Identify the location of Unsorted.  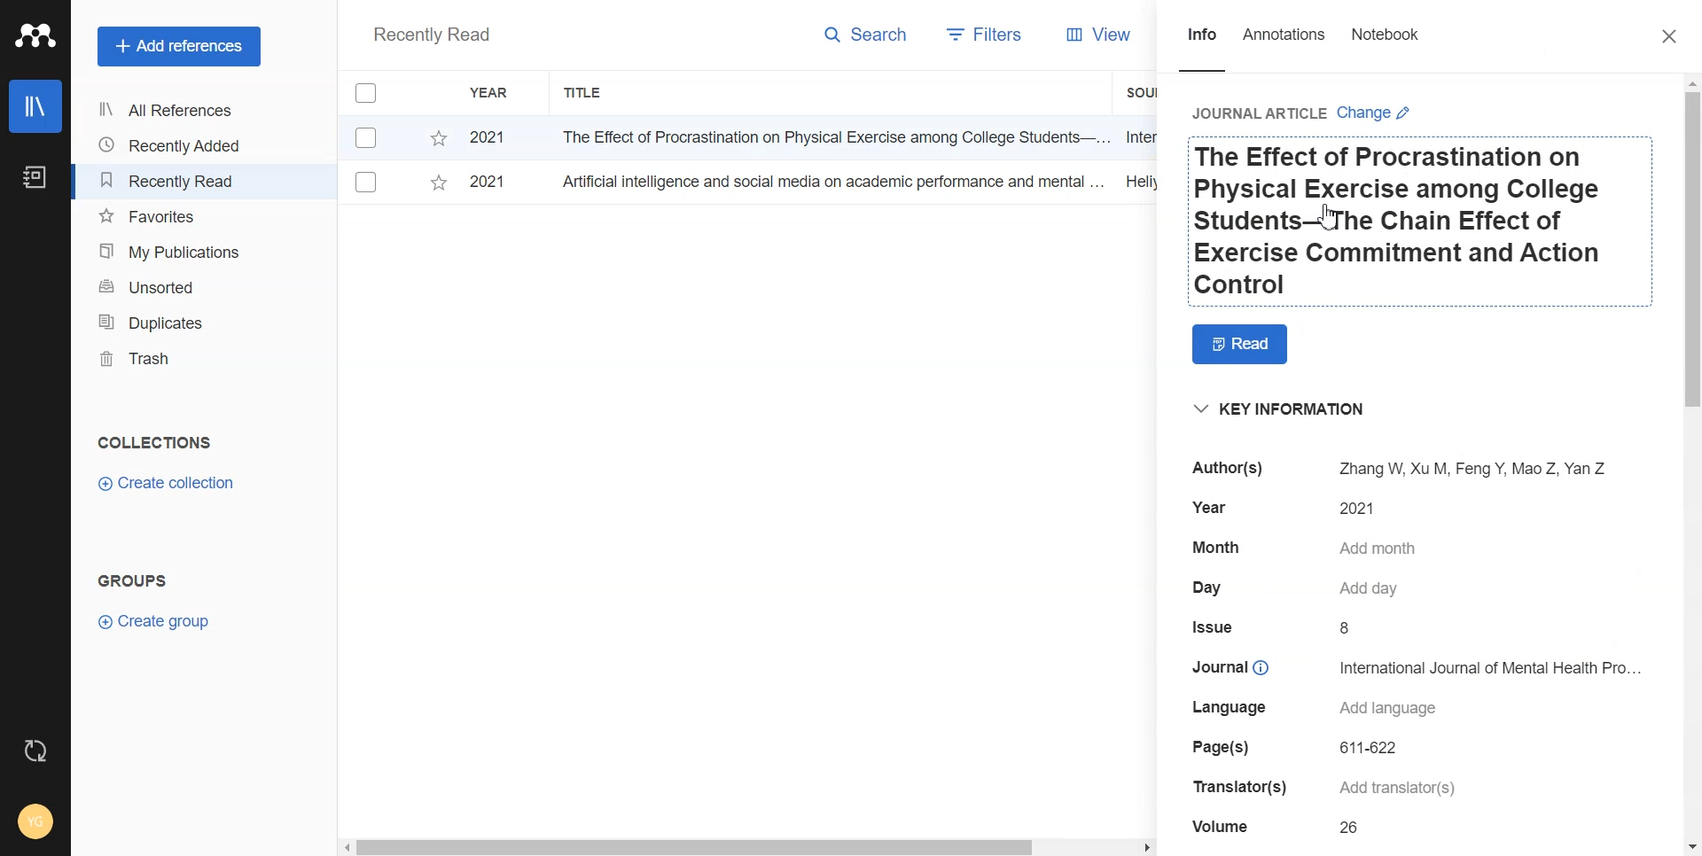
(175, 285).